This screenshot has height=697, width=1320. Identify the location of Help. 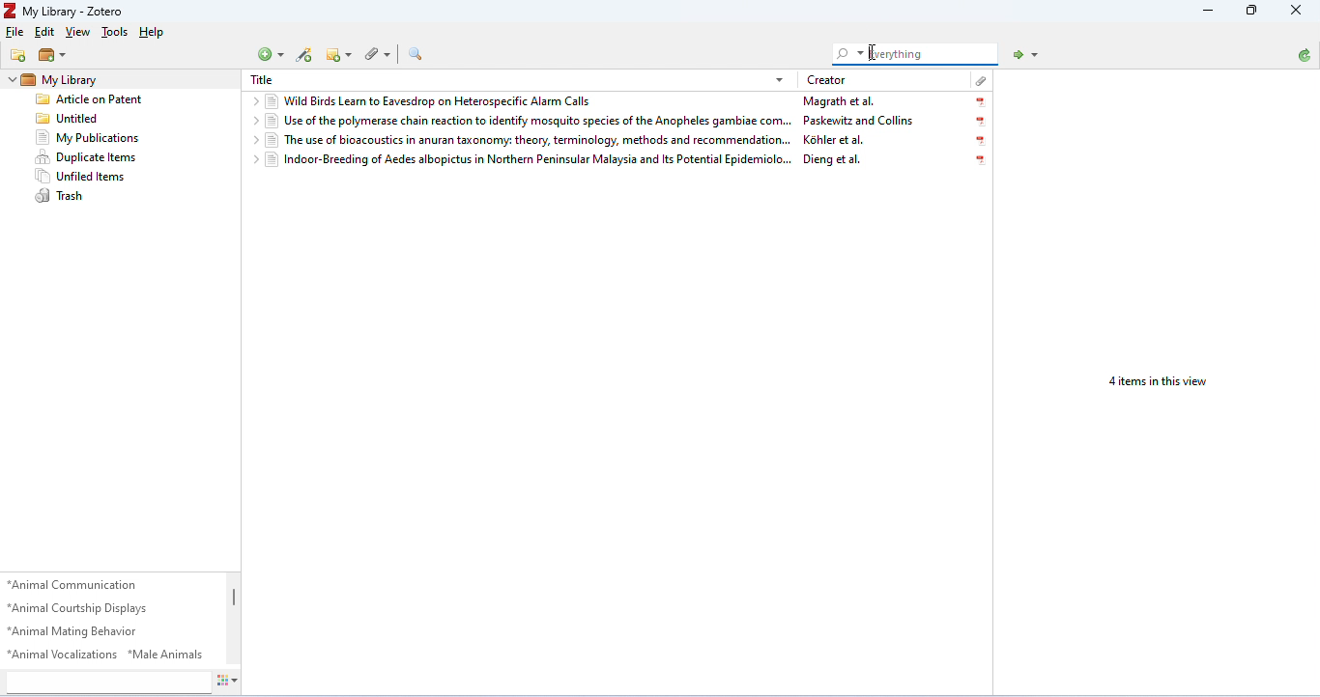
(156, 31).